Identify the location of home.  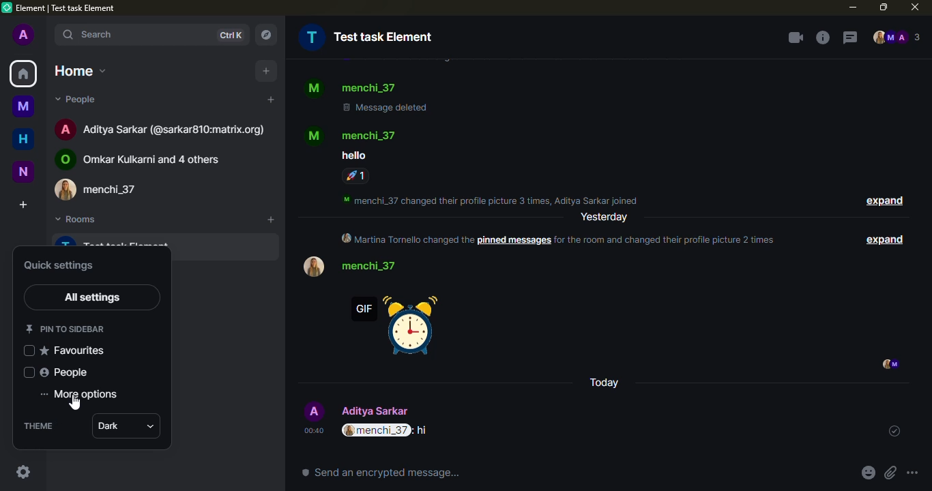
(24, 137).